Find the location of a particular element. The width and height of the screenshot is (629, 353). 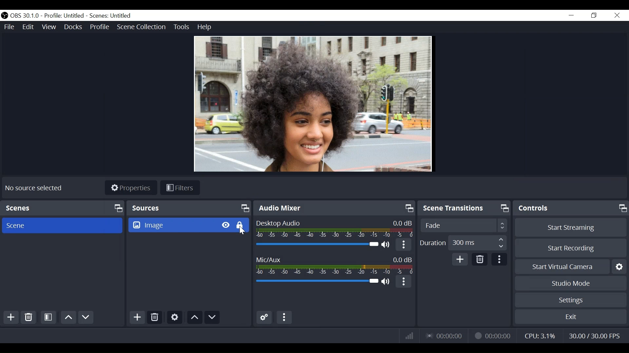

00: 00: 00 is located at coordinates (493, 336).